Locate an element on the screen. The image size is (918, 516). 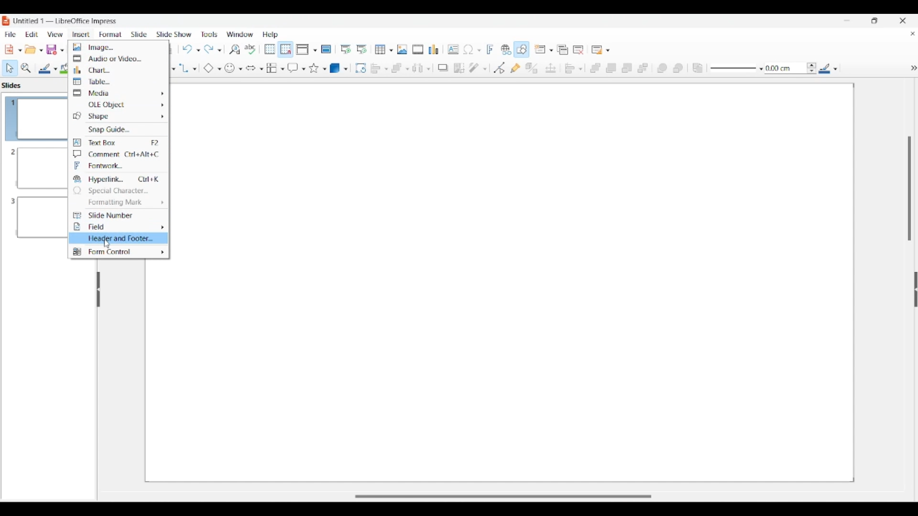
Slider is located at coordinates (510, 494).